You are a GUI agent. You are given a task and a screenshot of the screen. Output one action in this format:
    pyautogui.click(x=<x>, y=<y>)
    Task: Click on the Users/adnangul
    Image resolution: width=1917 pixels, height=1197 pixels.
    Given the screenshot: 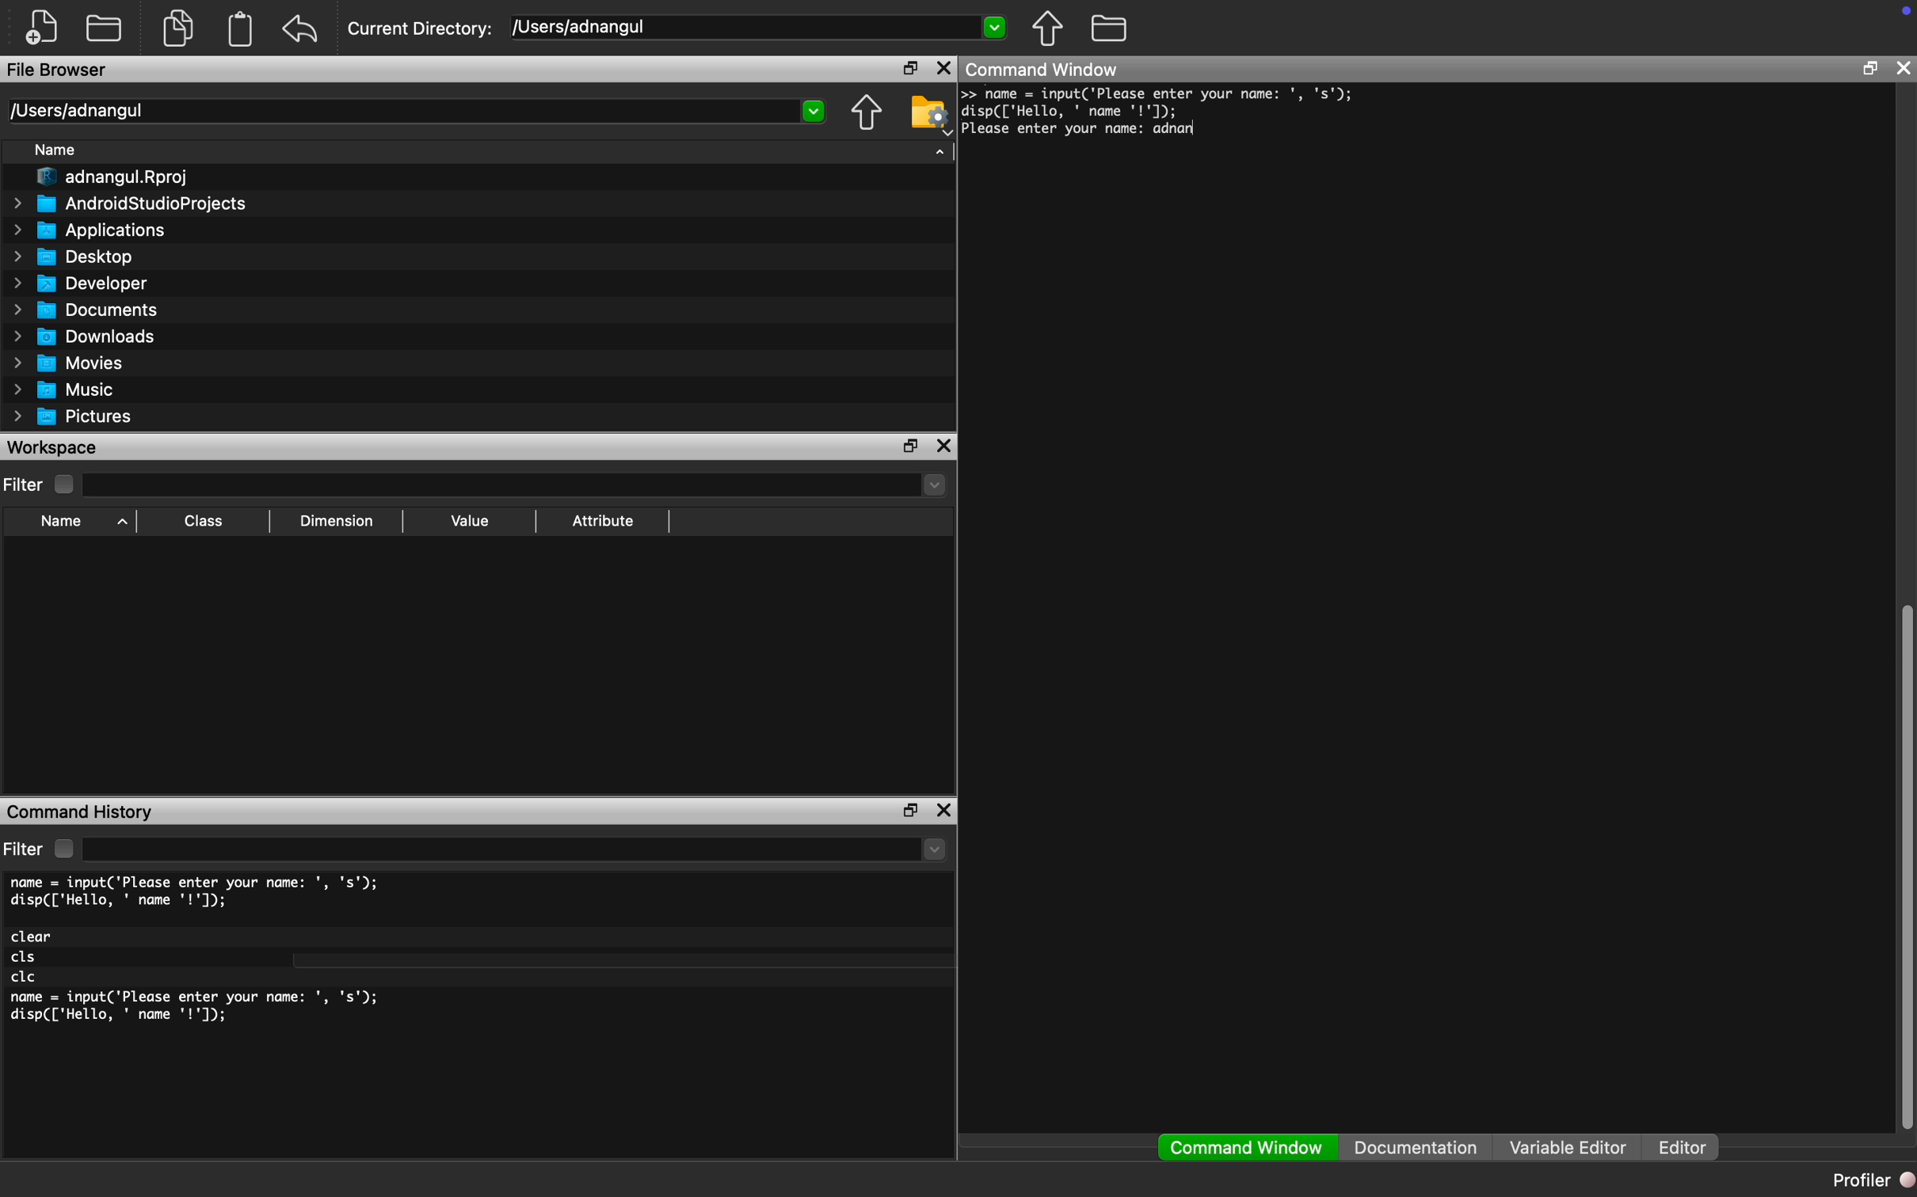 What is the action you would take?
    pyautogui.click(x=75, y=111)
    